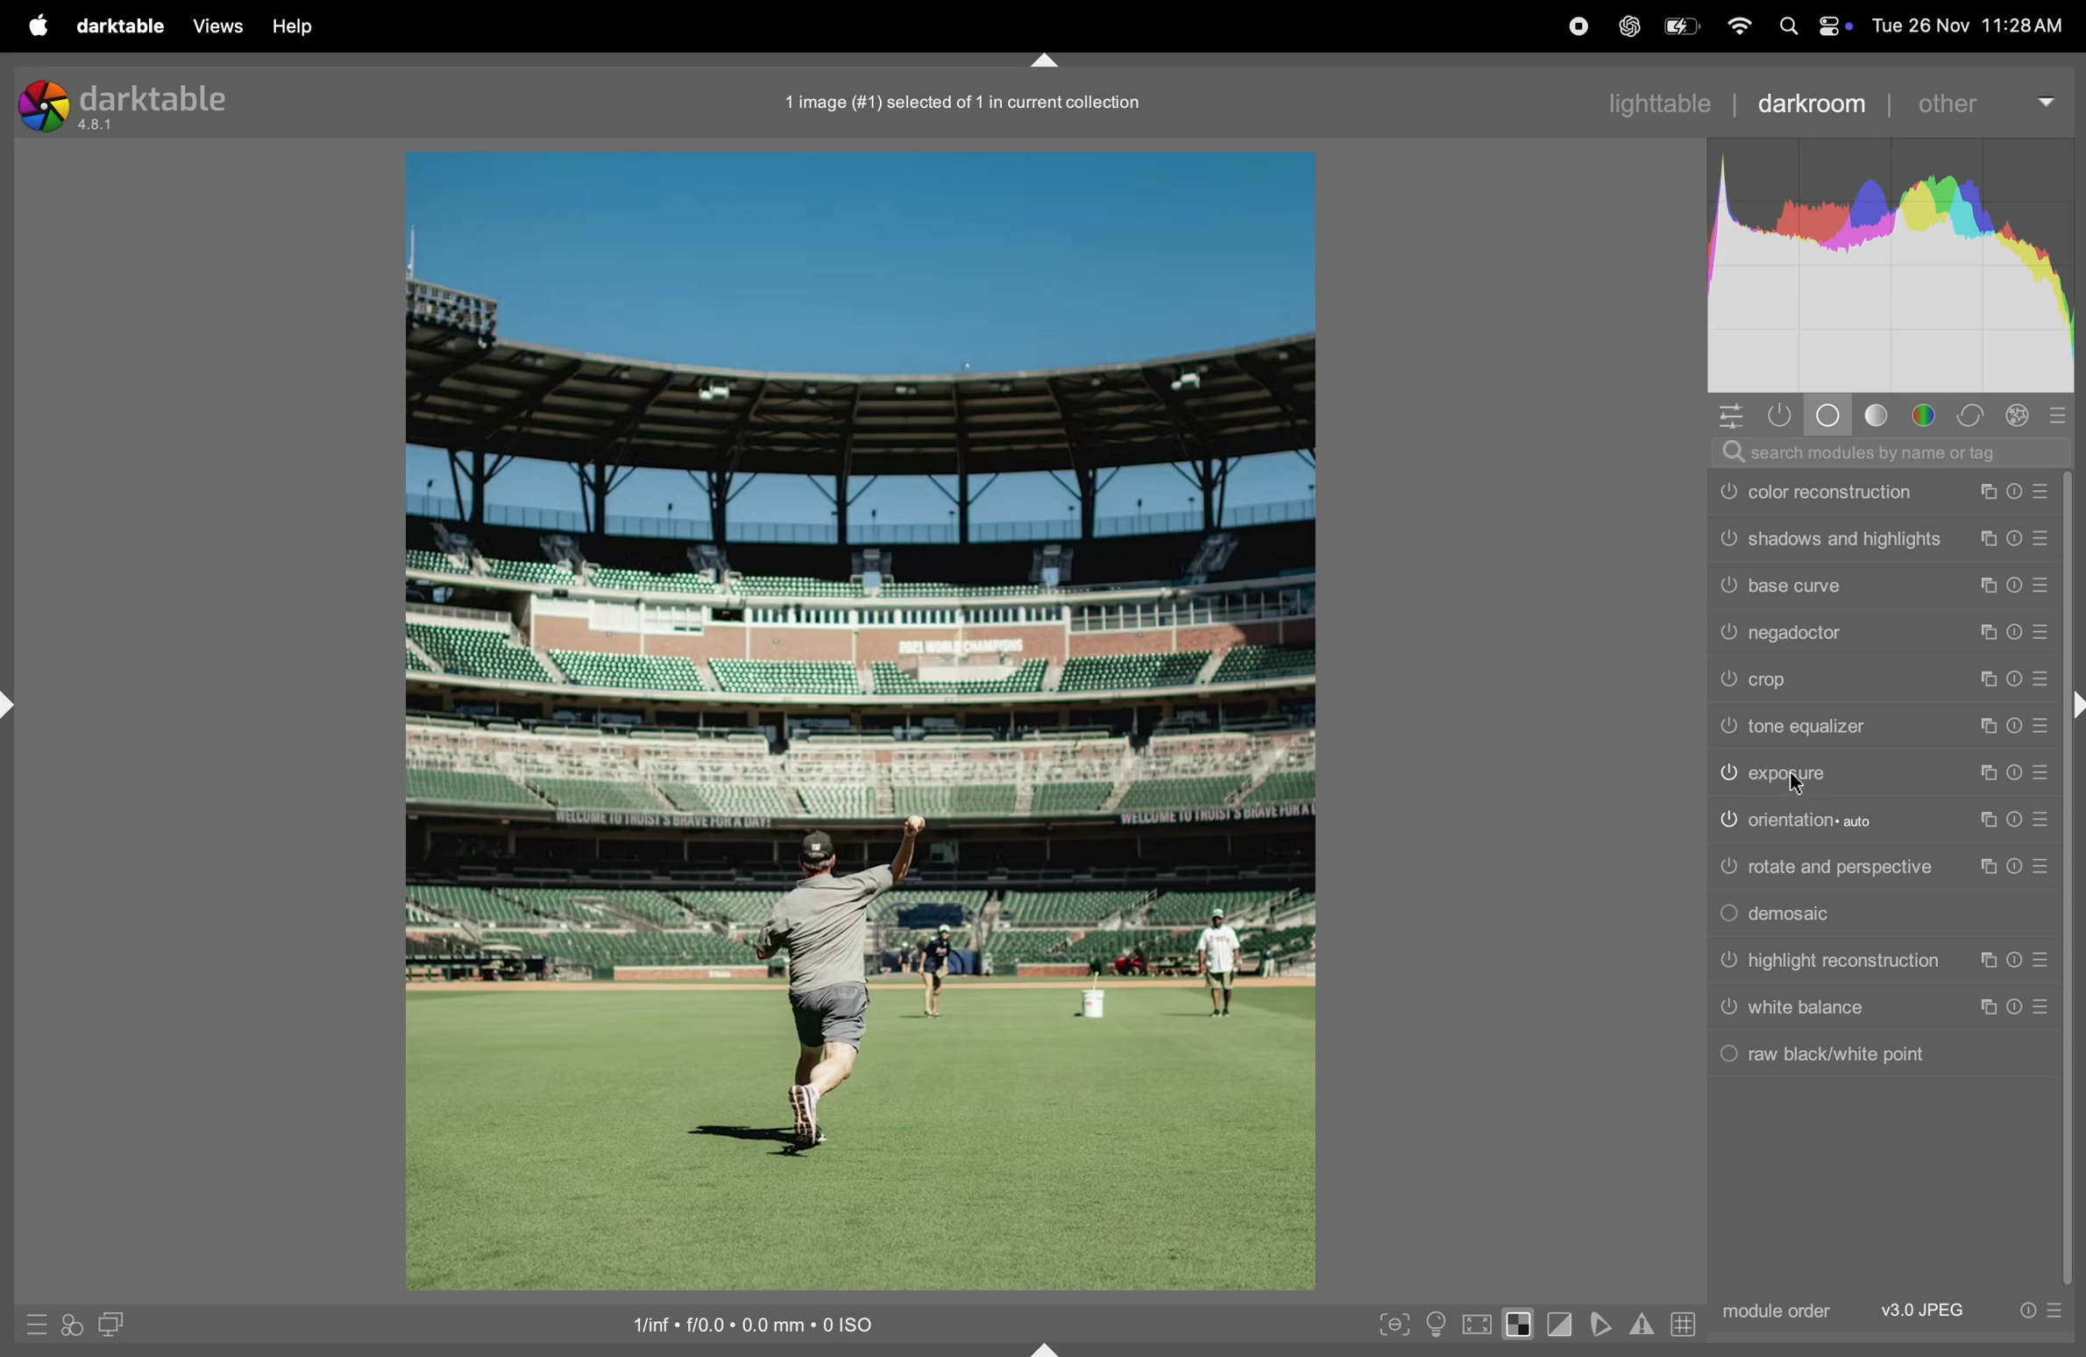  I want to click on exposure, so click(1796, 777).